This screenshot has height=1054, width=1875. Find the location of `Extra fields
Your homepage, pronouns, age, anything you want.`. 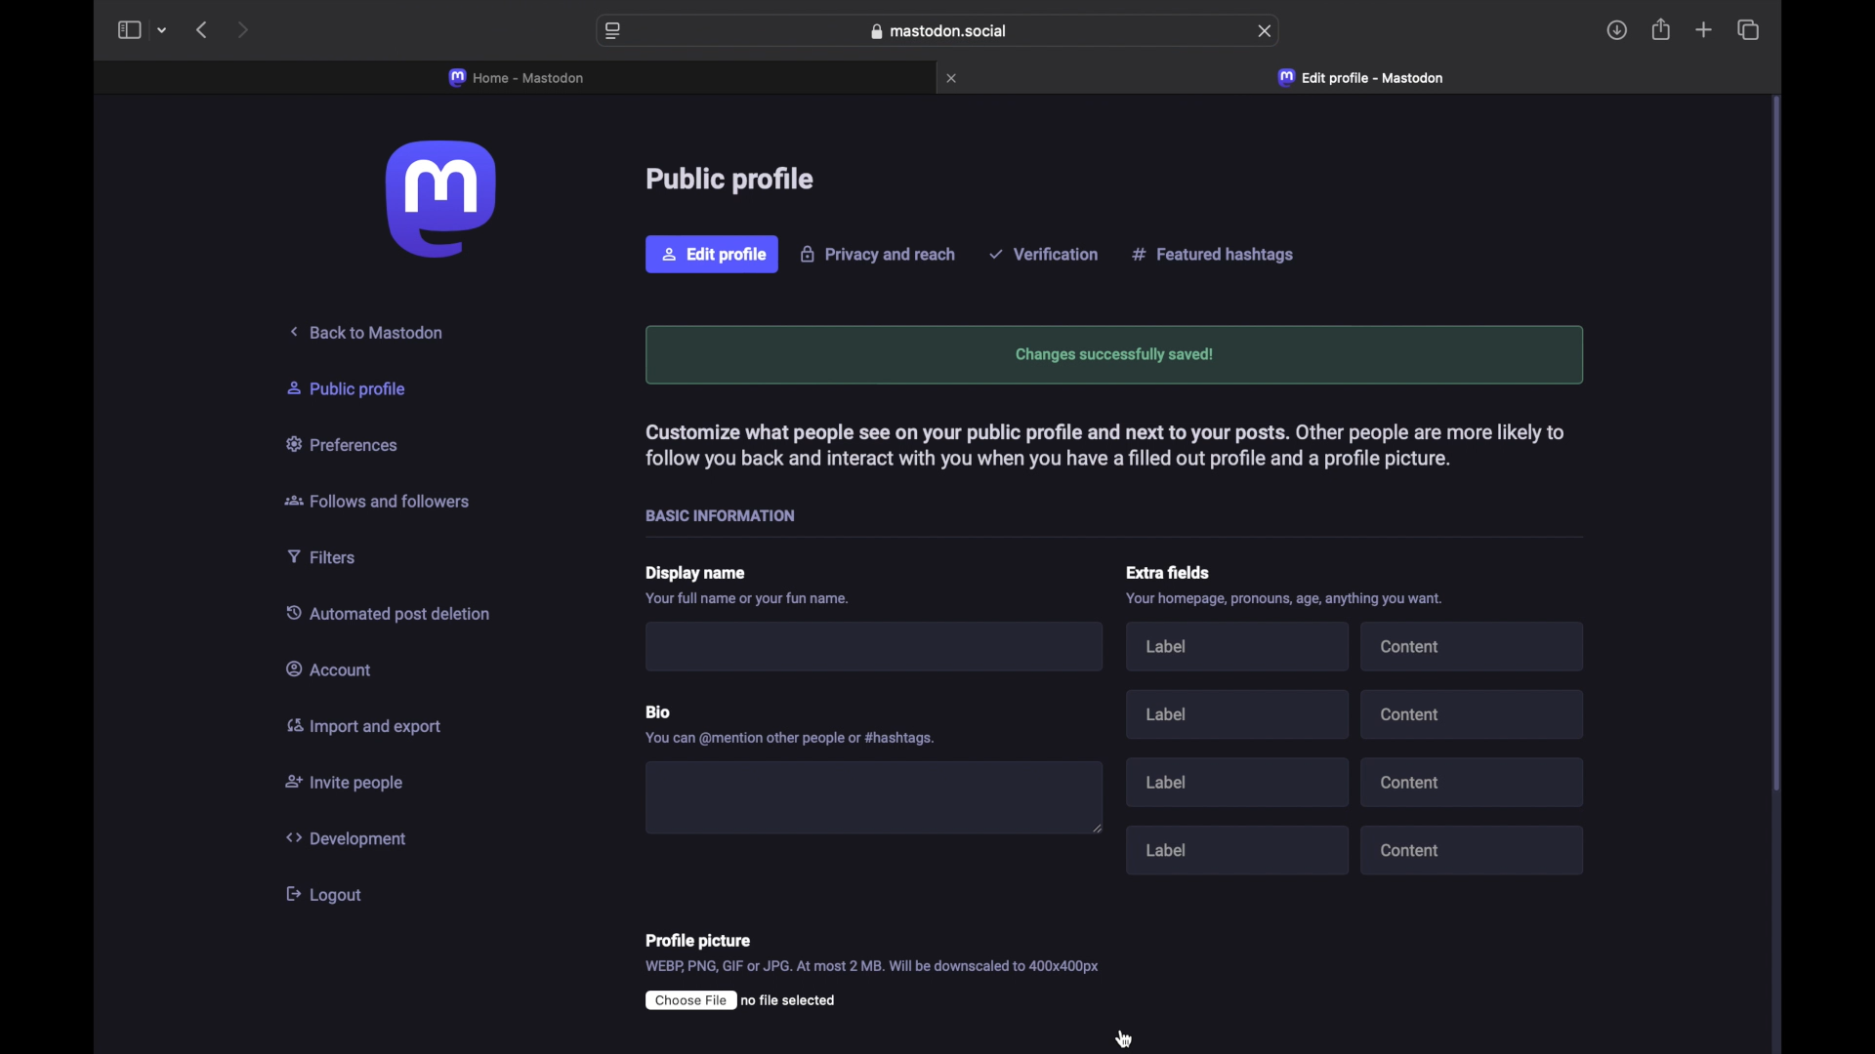

Extra fields
Your homepage, pronouns, age, anything you want. is located at coordinates (1286, 588).